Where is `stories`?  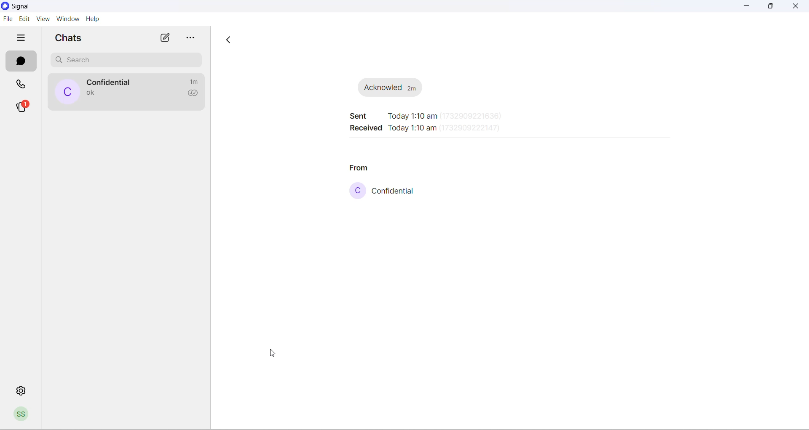 stories is located at coordinates (23, 108).